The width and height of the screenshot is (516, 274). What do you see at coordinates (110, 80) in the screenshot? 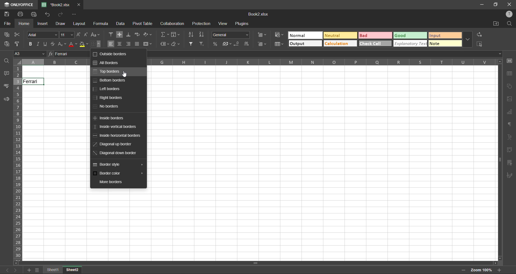
I see `bottom  borders` at bounding box center [110, 80].